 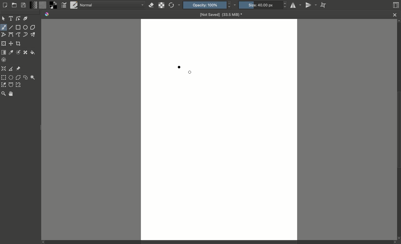 What do you see at coordinates (53, 5) in the screenshot?
I see `Foreground color` at bounding box center [53, 5].